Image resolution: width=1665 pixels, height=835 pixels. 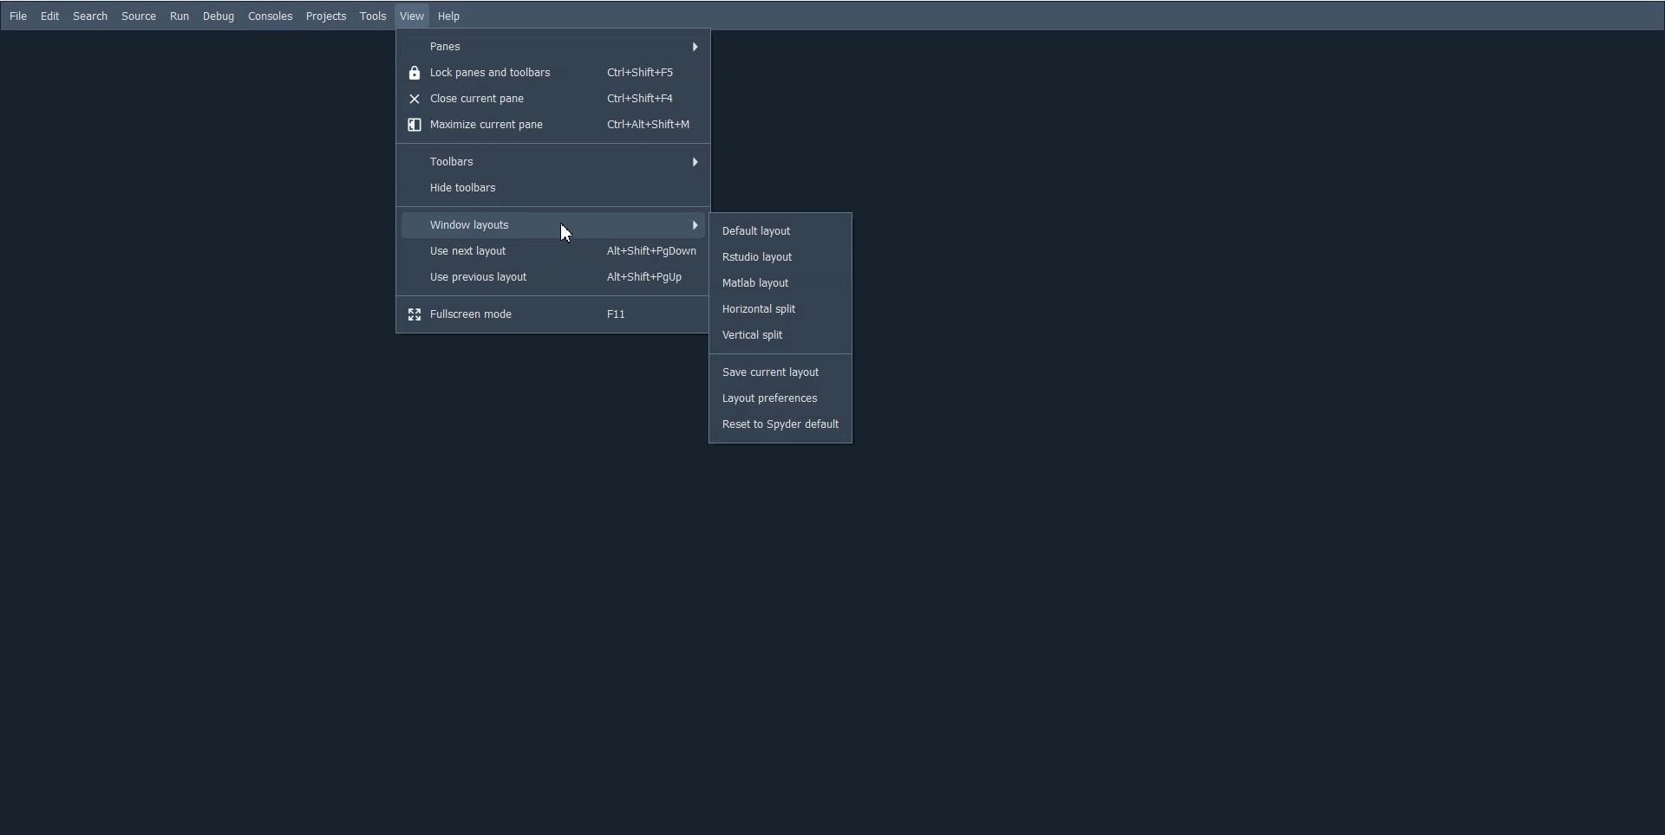 What do you see at coordinates (552, 250) in the screenshot?
I see `Use next layout` at bounding box center [552, 250].